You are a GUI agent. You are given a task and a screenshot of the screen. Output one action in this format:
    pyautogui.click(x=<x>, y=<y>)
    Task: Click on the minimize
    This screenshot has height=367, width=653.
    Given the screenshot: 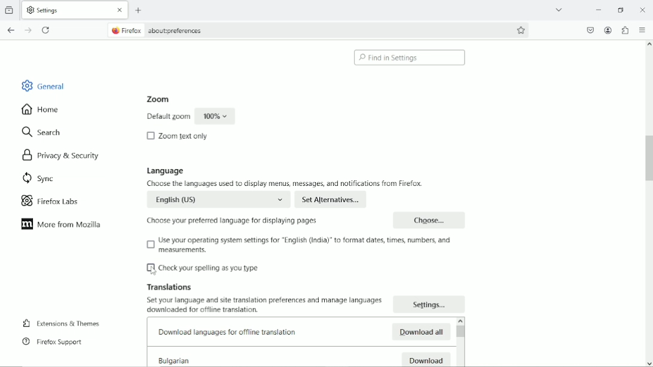 What is the action you would take?
    pyautogui.click(x=599, y=10)
    